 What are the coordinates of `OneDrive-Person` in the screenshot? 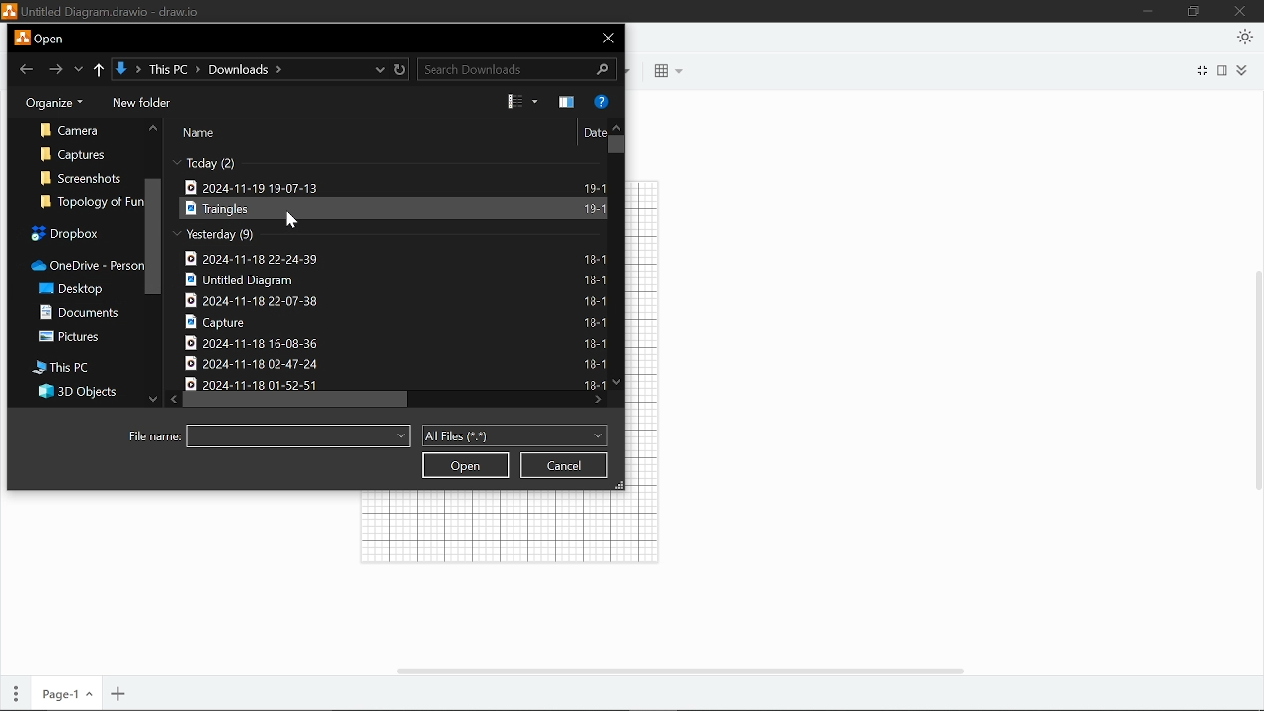 It's located at (79, 265).